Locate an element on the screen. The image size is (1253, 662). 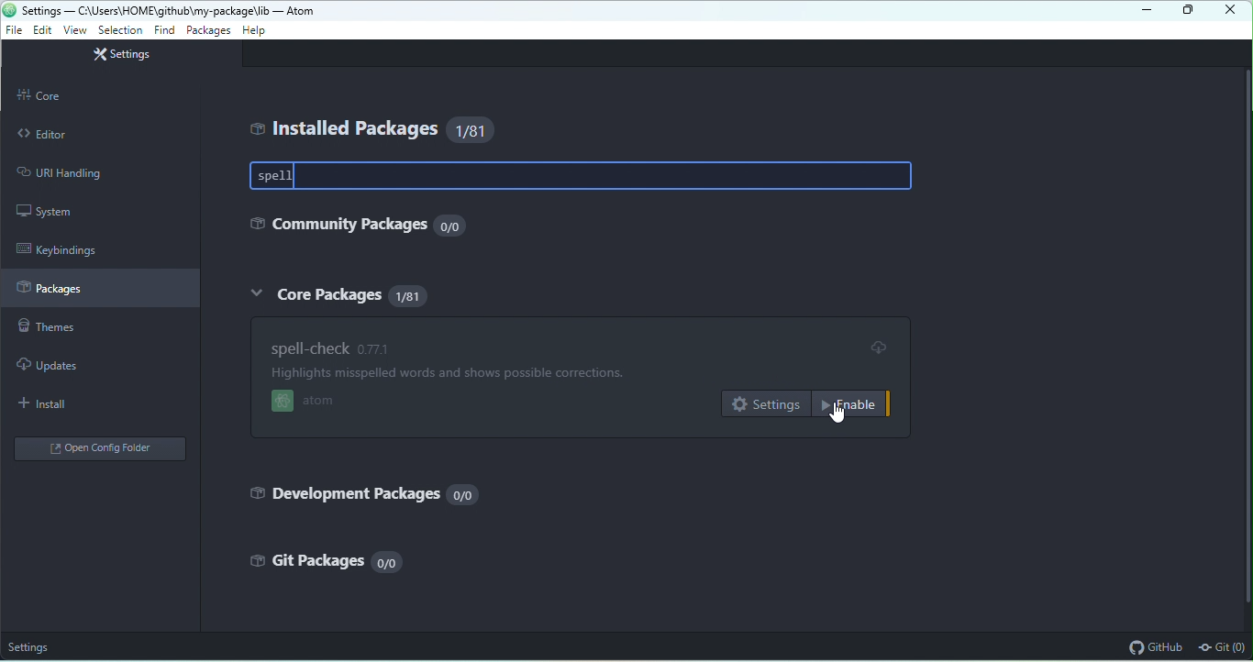
keybindings is located at coordinates (66, 249).